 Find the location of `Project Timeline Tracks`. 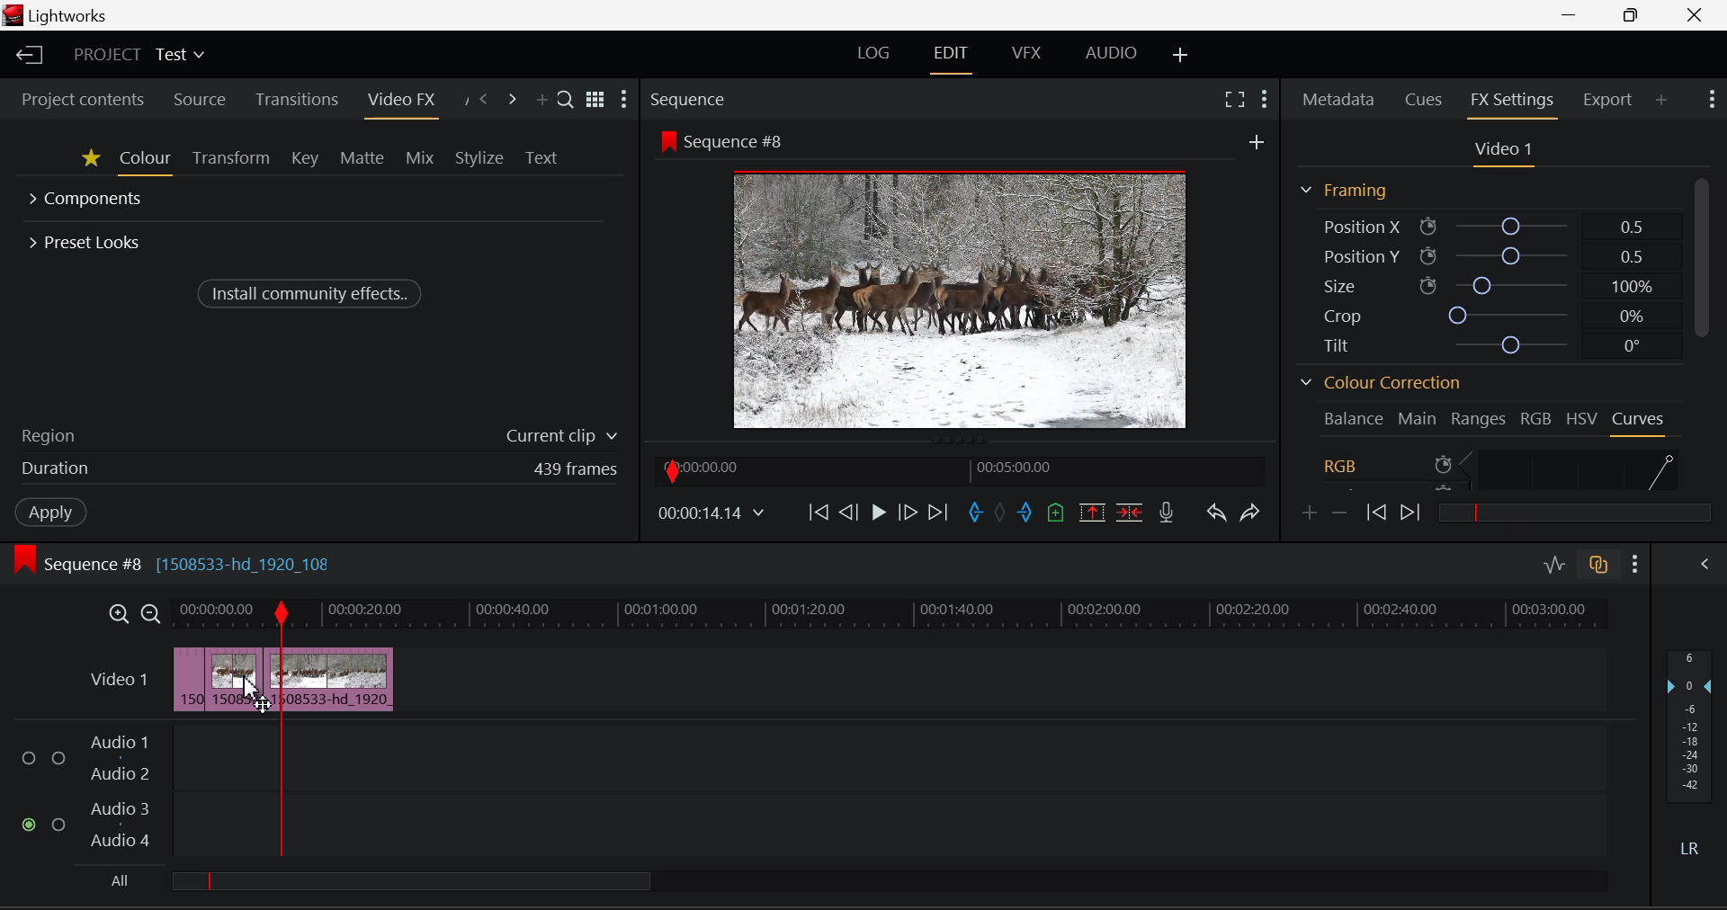

Project Timeline Tracks is located at coordinates (890, 615).